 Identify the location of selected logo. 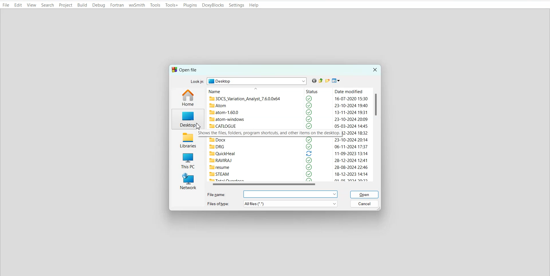
(308, 174).